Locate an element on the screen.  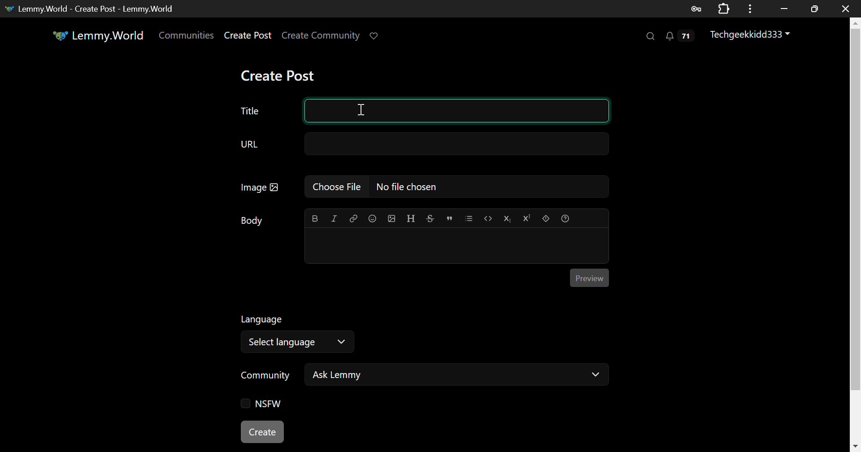
Menu is located at coordinates (750, 9).